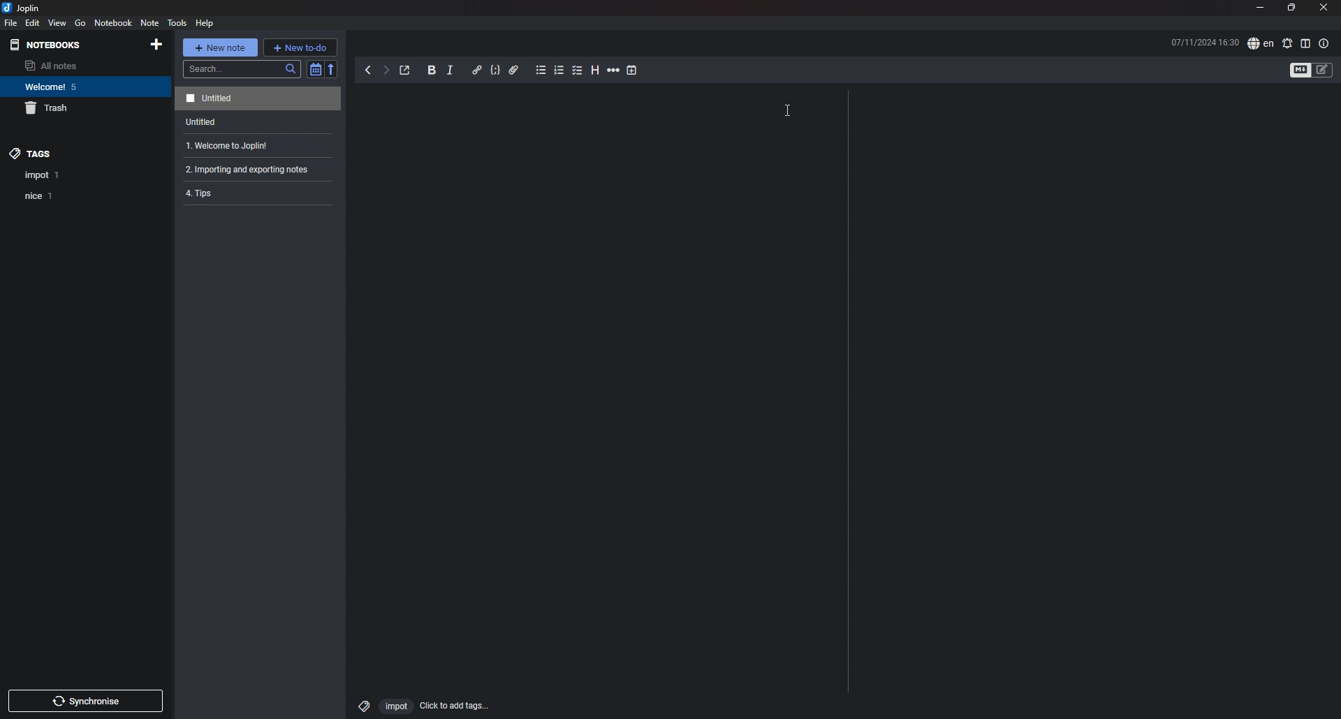 The image size is (1341, 719). What do you see at coordinates (248, 172) in the screenshot?
I see `2. Importing and exporting` at bounding box center [248, 172].